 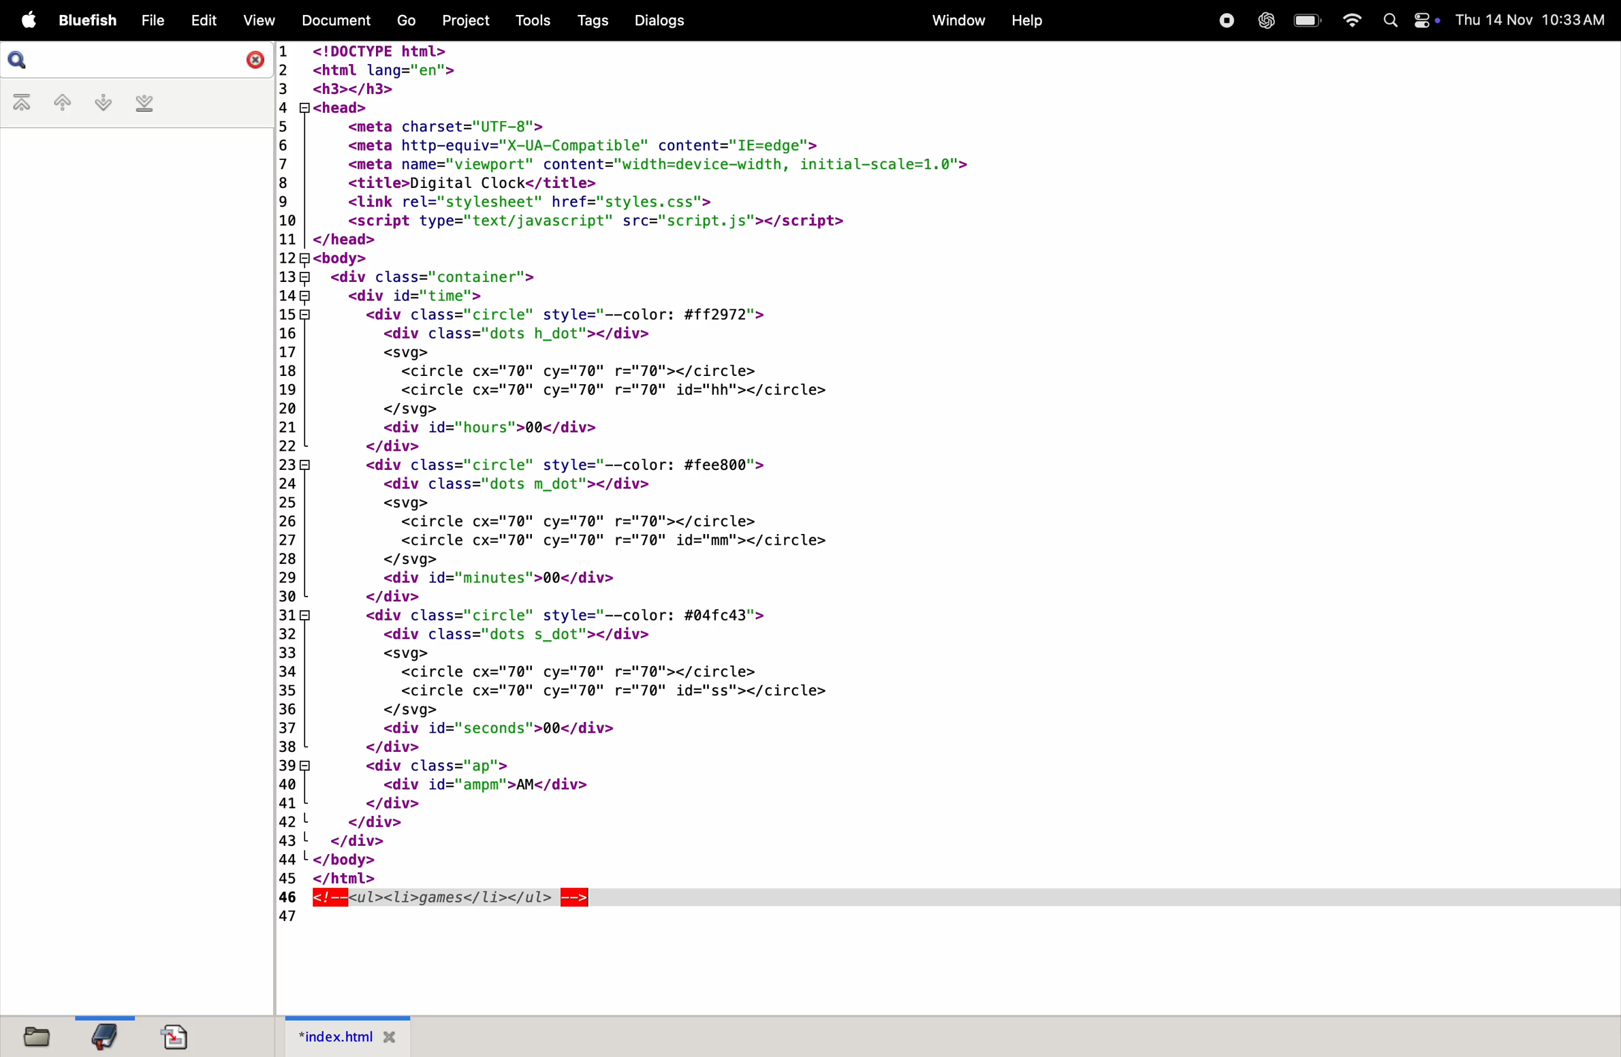 What do you see at coordinates (661, 22) in the screenshot?
I see `dialogs` at bounding box center [661, 22].